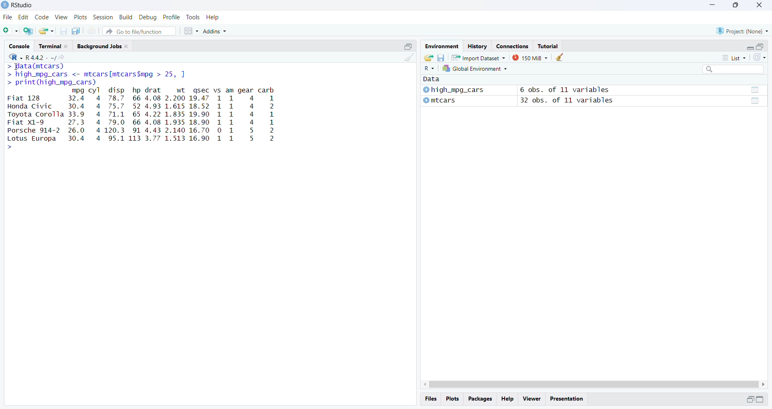  What do you see at coordinates (52, 83) in the screenshot?
I see `print(high_mpg_cars)` at bounding box center [52, 83].